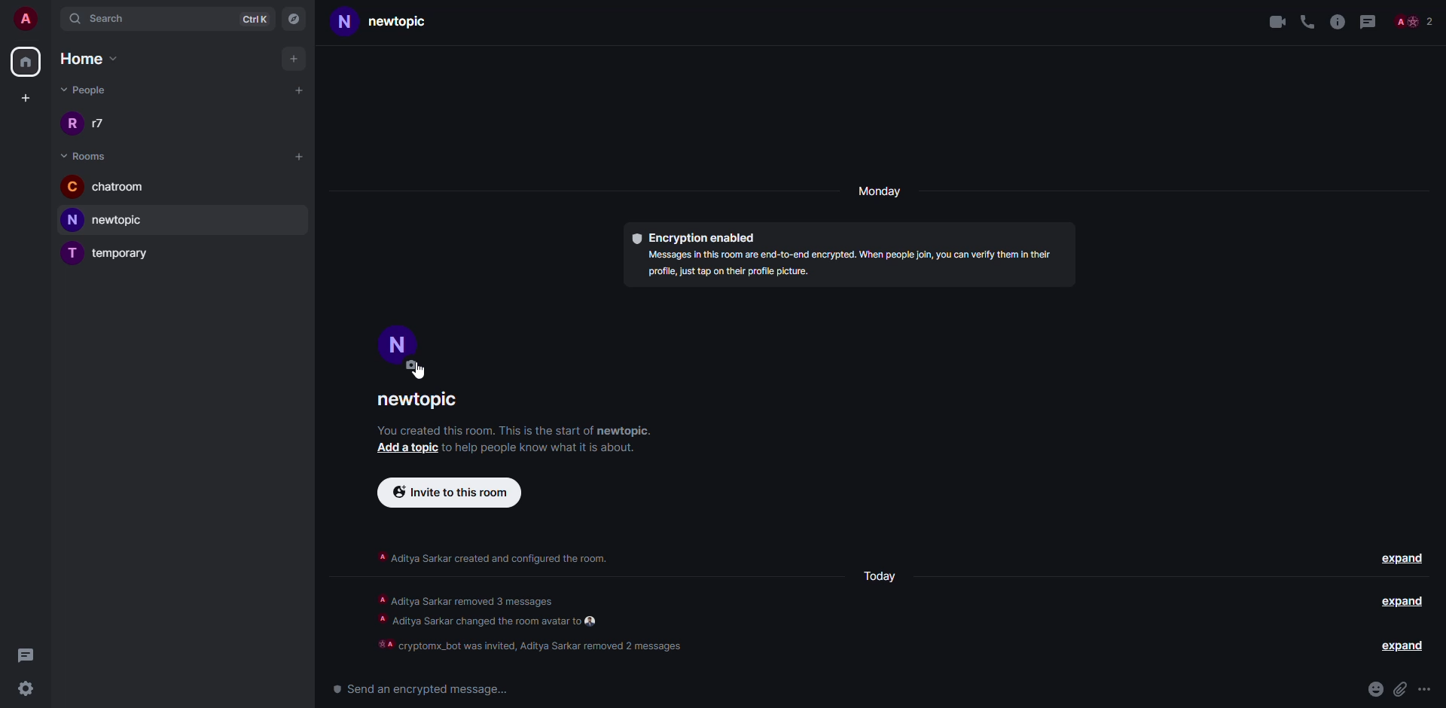 The image size is (1446, 708). Describe the element at coordinates (115, 187) in the screenshot. I see `chatroom` at that location.